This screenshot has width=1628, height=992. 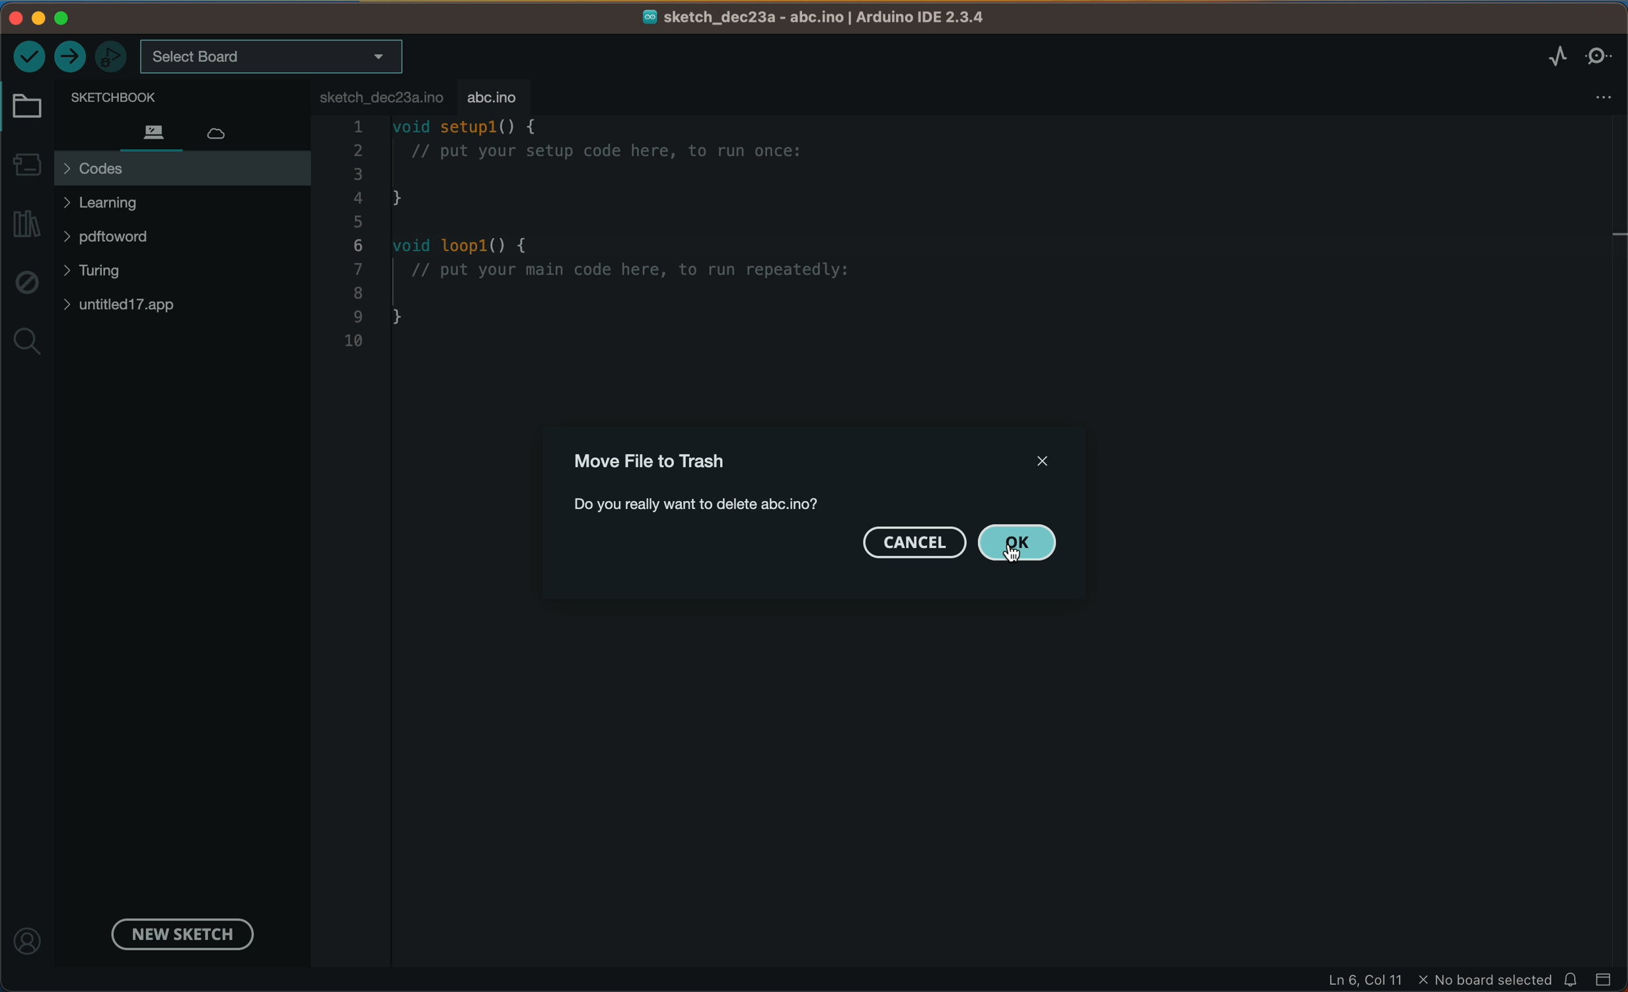 I want to click on profile, so click(x=29, y=932).